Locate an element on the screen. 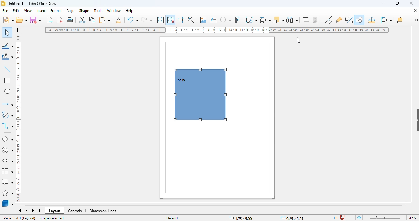 This screenshot has width=419, height=221. ruler is located at coordinates (217, 30).